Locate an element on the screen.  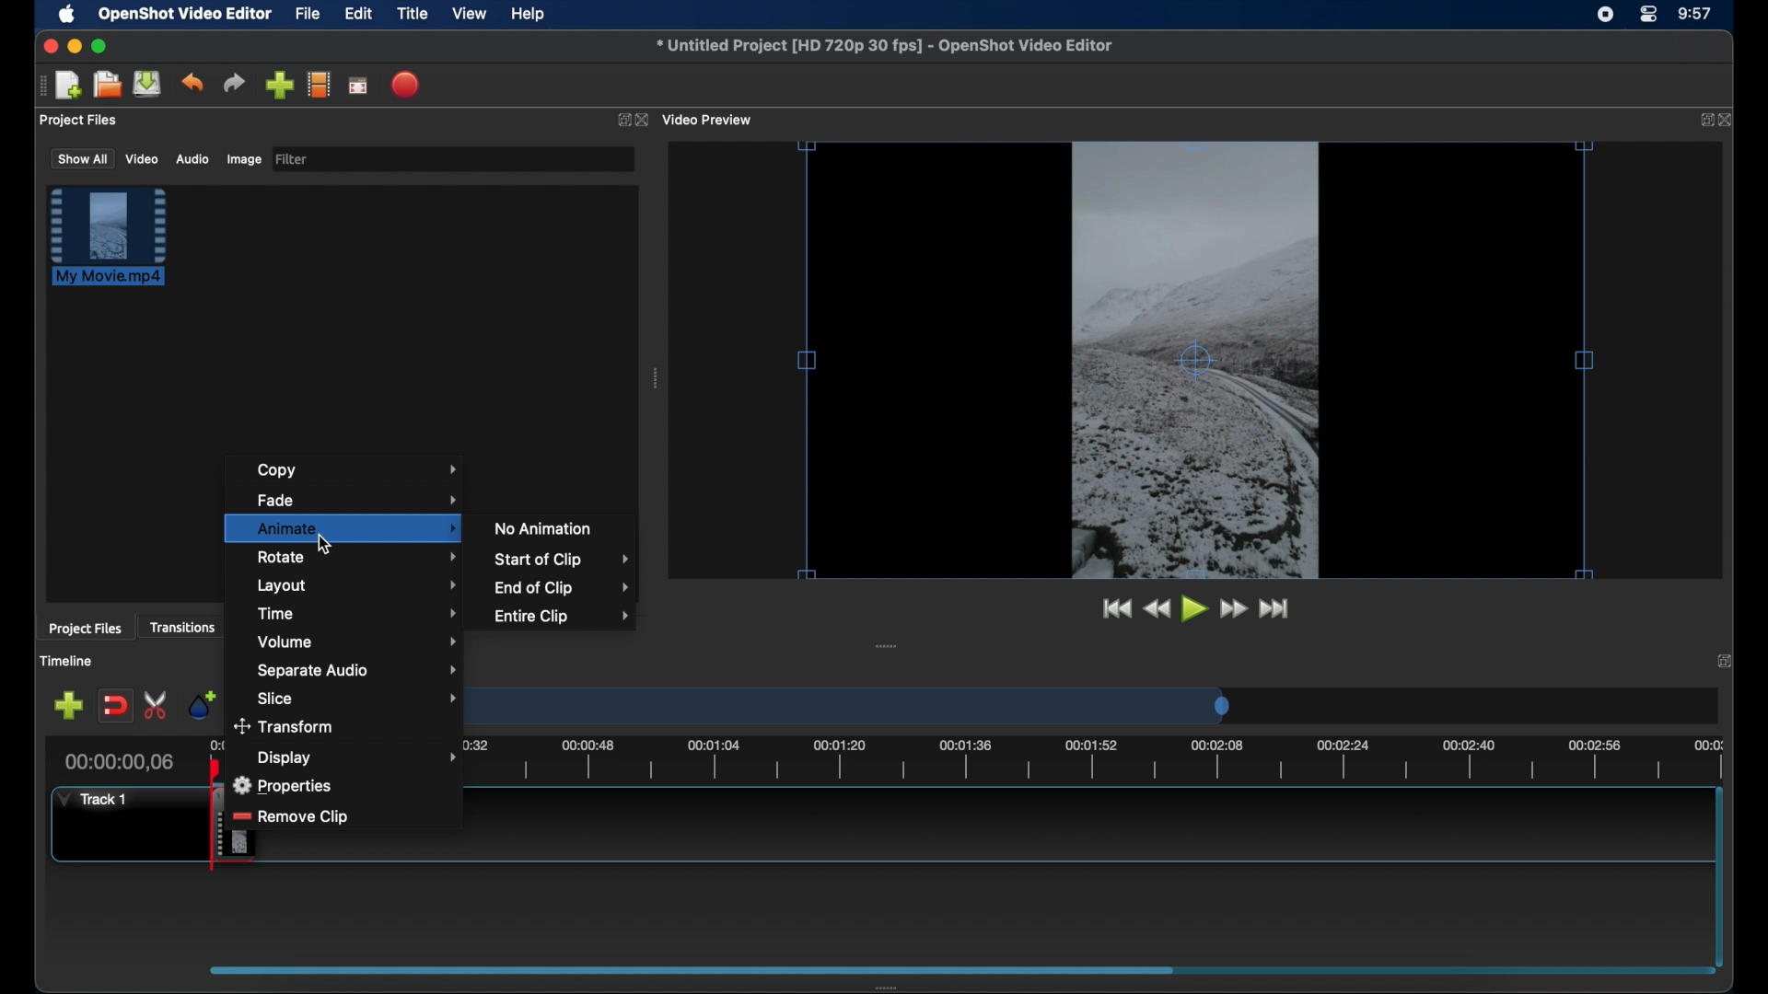
0.00 is located at coordinates (218, 746).